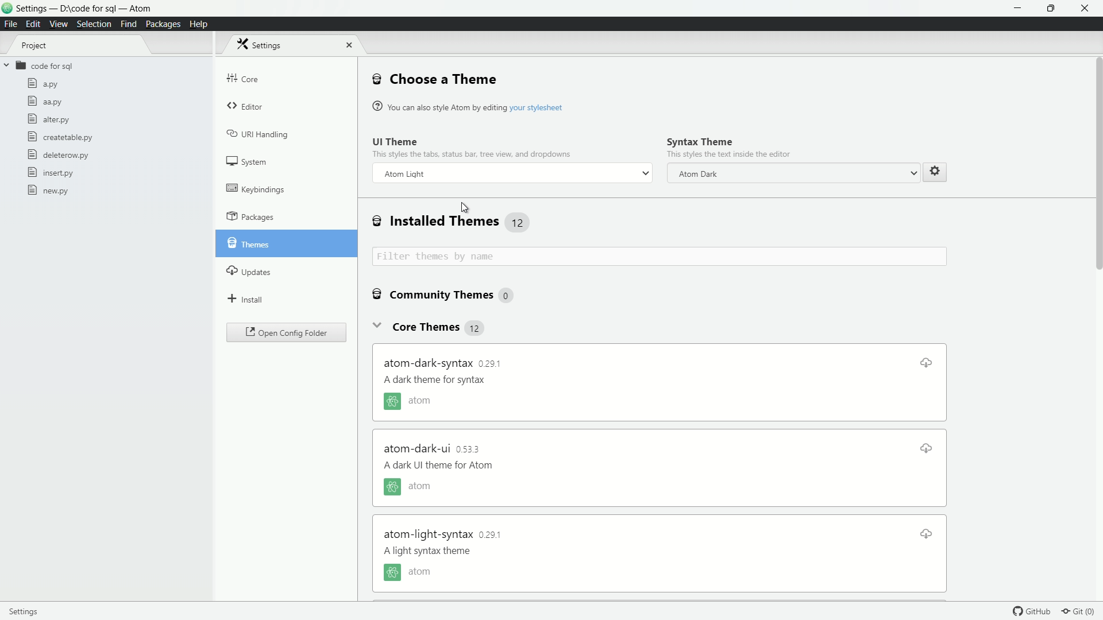 This screenshot has width=1103, height=620. What do you see at coordinates (925, 445) in the screenshot?
I see `download` at bounding box center [925, 445].